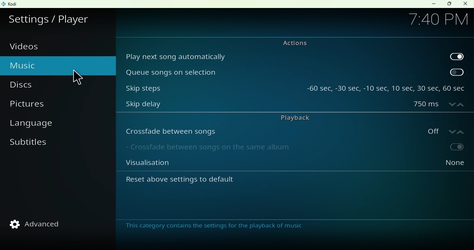 This screenshot has width=474, height=250. I want to click on toggle, so click(457, 72).